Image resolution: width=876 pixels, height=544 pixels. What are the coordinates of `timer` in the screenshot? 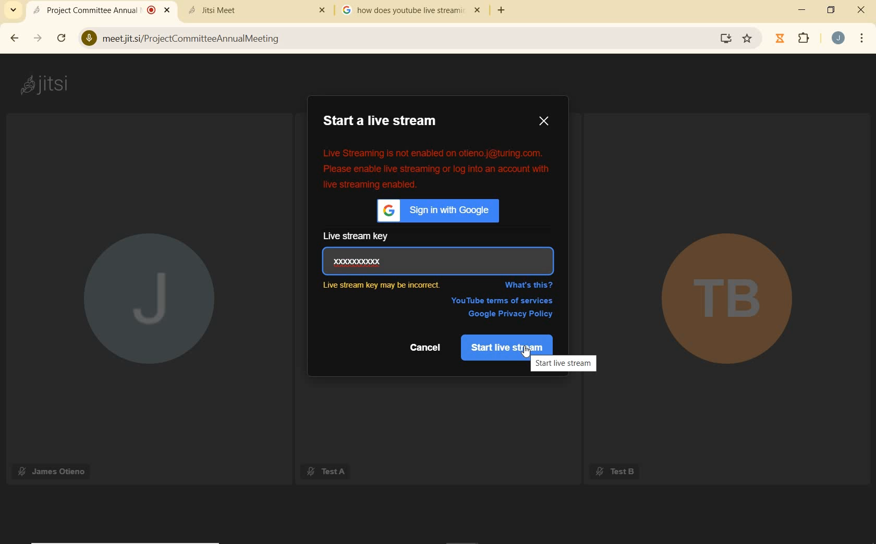 It's located at (780, 38).